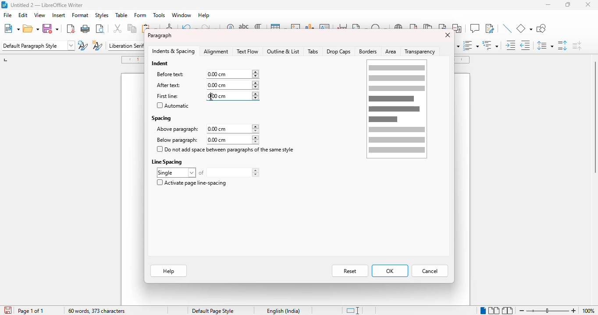 The image size is (598, 315). Describe the element at coordinates (31, 311) in the screenshot. I see `page 1 of 1` at that location.